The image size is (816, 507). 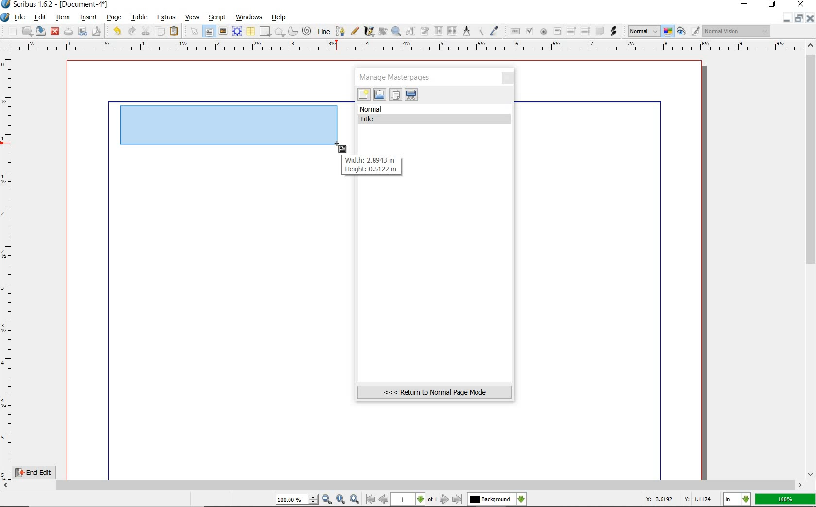 What do you see at coordinates (231, 125) in the screenshot?
I see `drawing text frame` at bounding box center [231, 125].